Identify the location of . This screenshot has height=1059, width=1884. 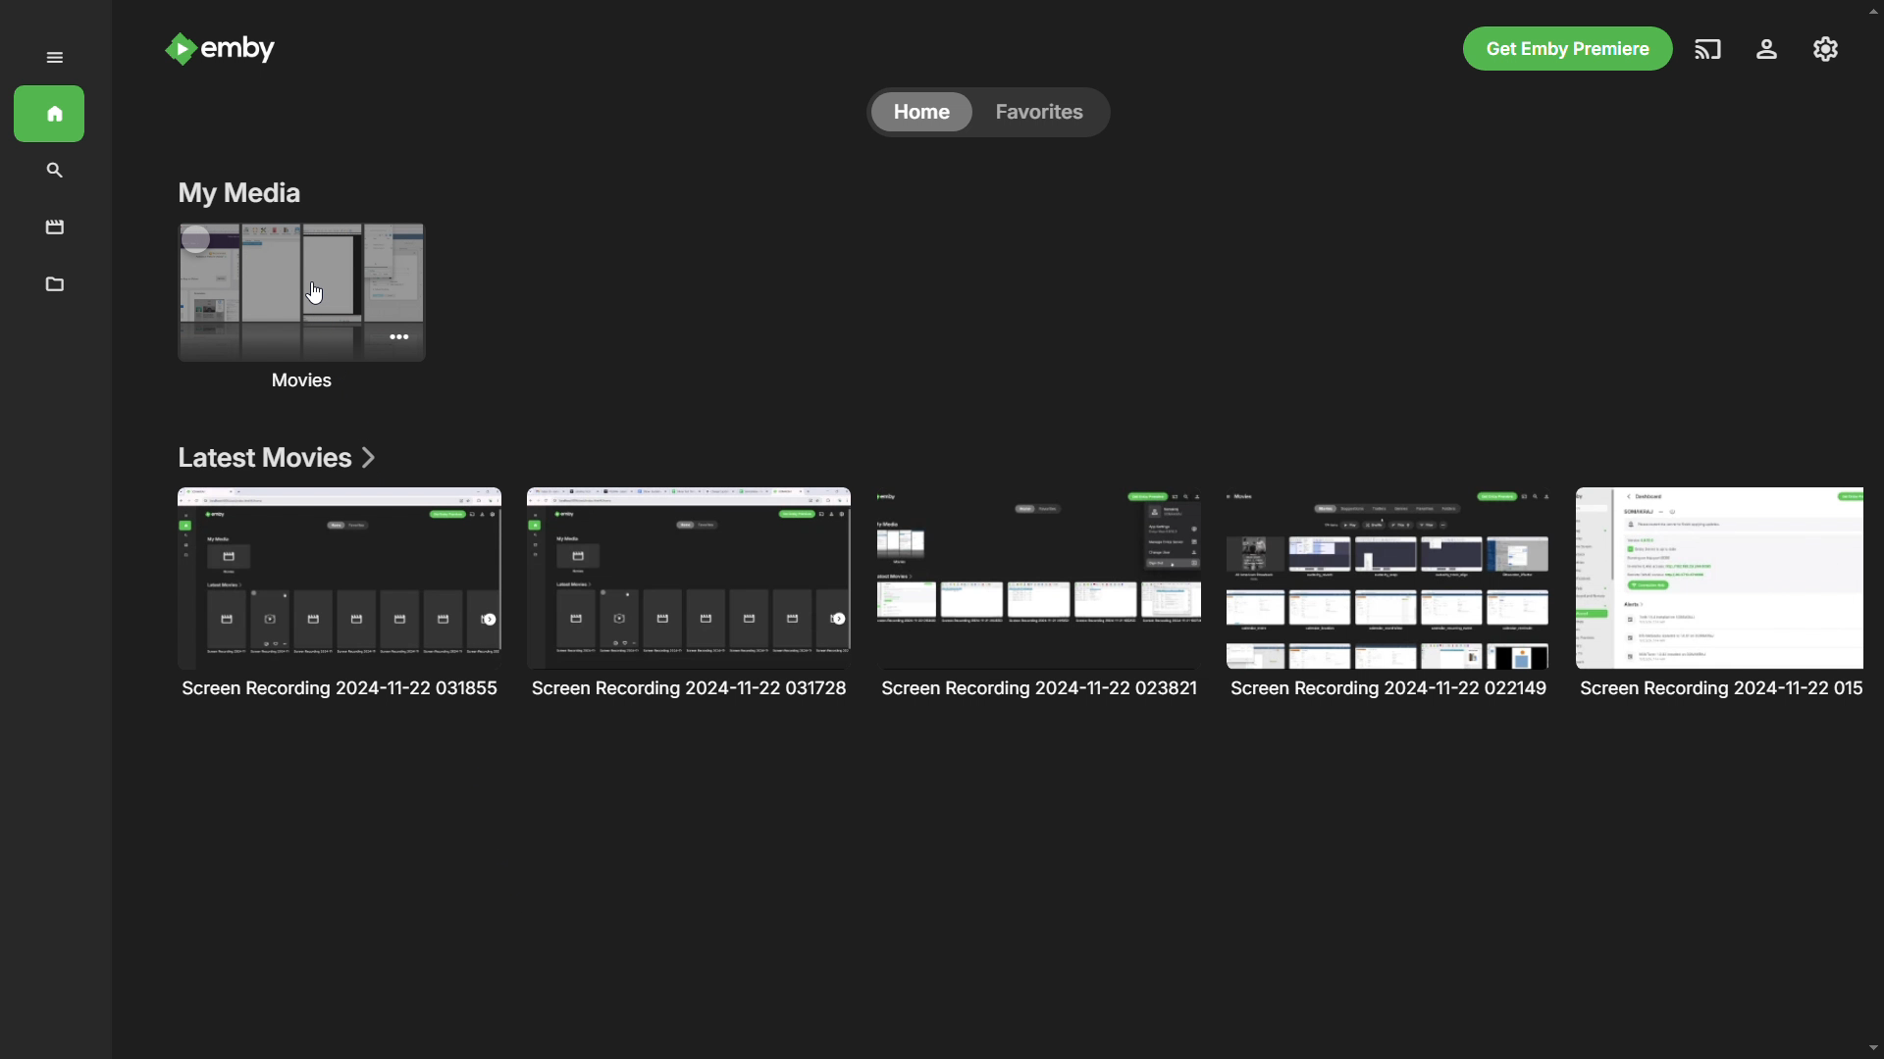
(1388, 599).